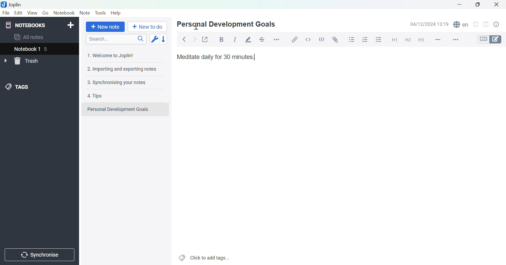 The width and height of the screenshot is (506, 265). Describe the element at coordinates (220, 40) in the screenshot. I see `Bold` at that location.